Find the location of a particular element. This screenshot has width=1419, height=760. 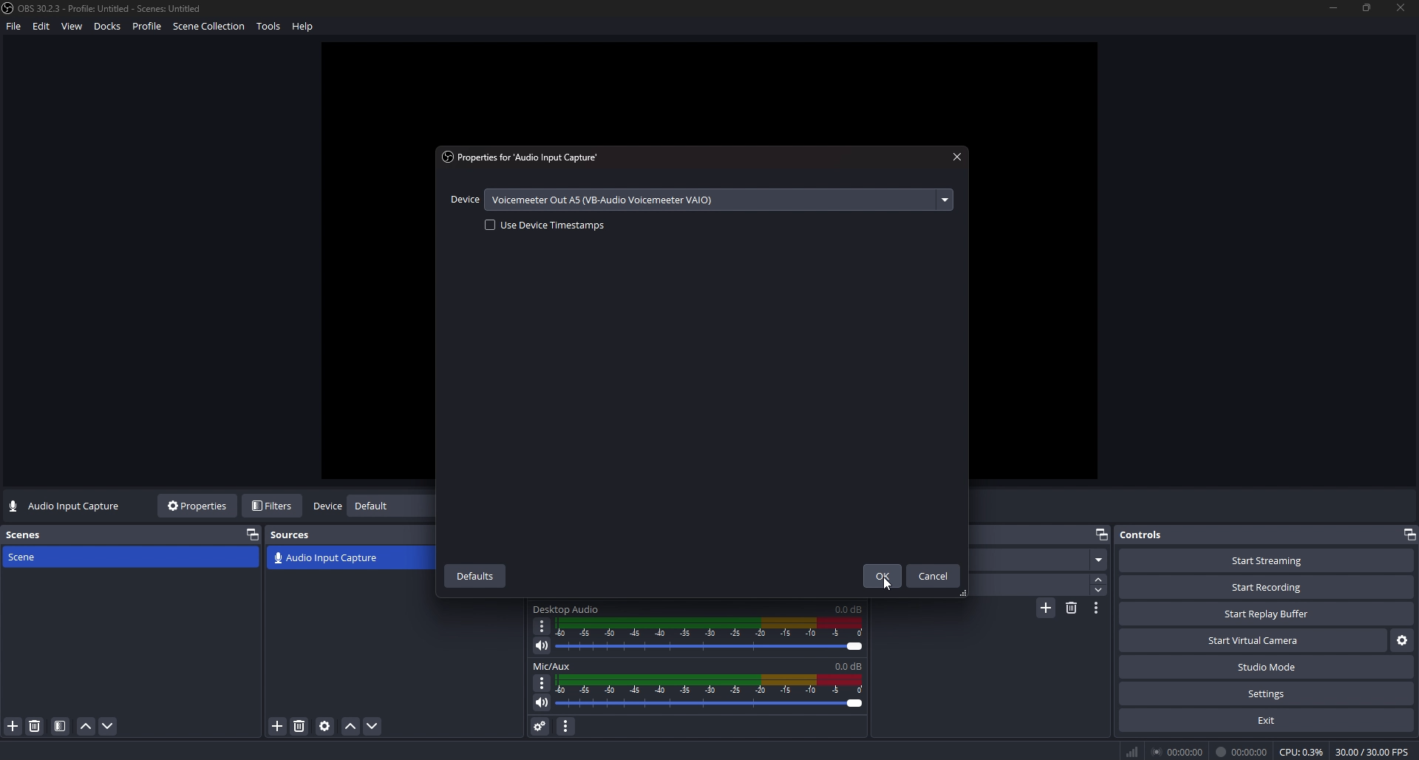

options is located at coordinates (542, 625).